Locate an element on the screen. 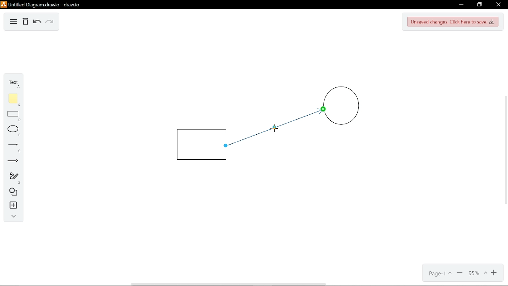 Image resolution: width=508 pixels, height=286 pixels. Rectangle is located at coordinates (12, 116).